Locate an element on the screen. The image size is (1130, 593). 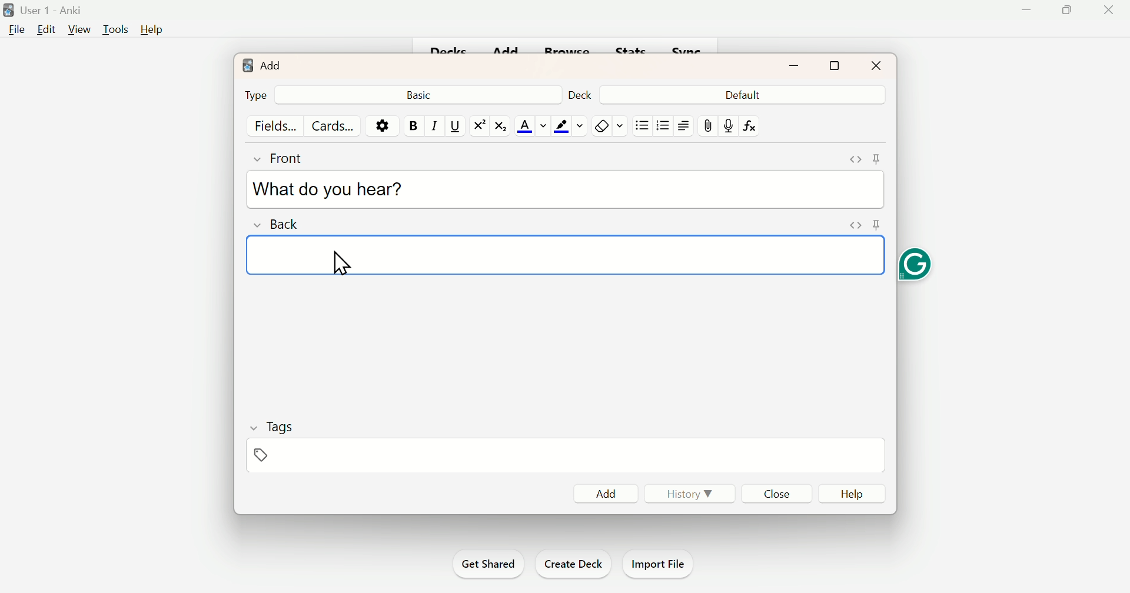
maximize is located at coordinates (833, 66).